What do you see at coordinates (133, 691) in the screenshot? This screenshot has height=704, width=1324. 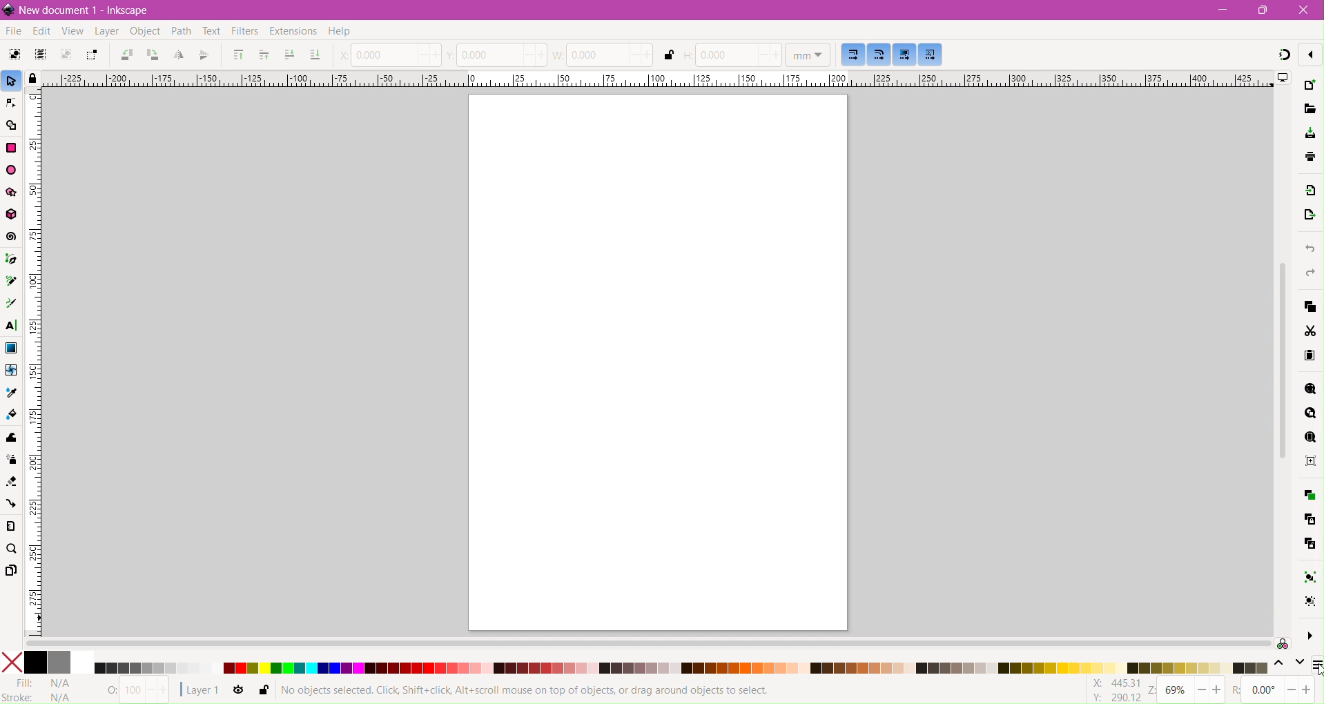 I see `Nothing Selected` at bounding box center [133, 691].